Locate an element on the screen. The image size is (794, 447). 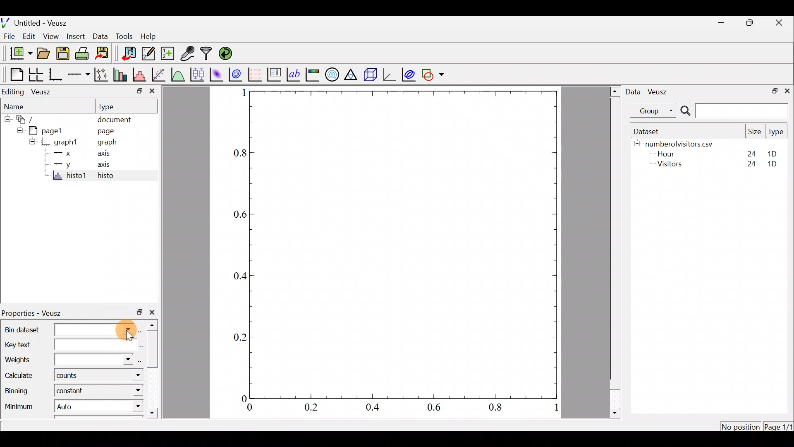
Export to graphics format is located at coordinates (105, 54).